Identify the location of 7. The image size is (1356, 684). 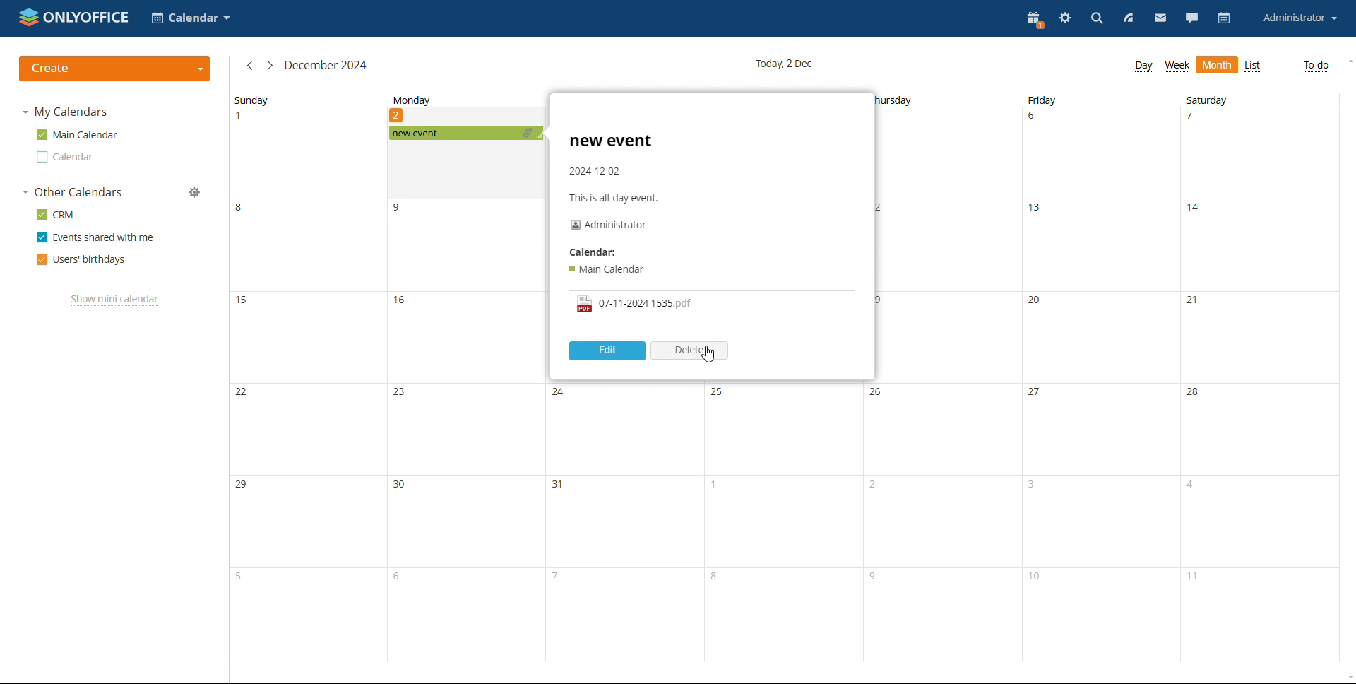
(1197, 119).